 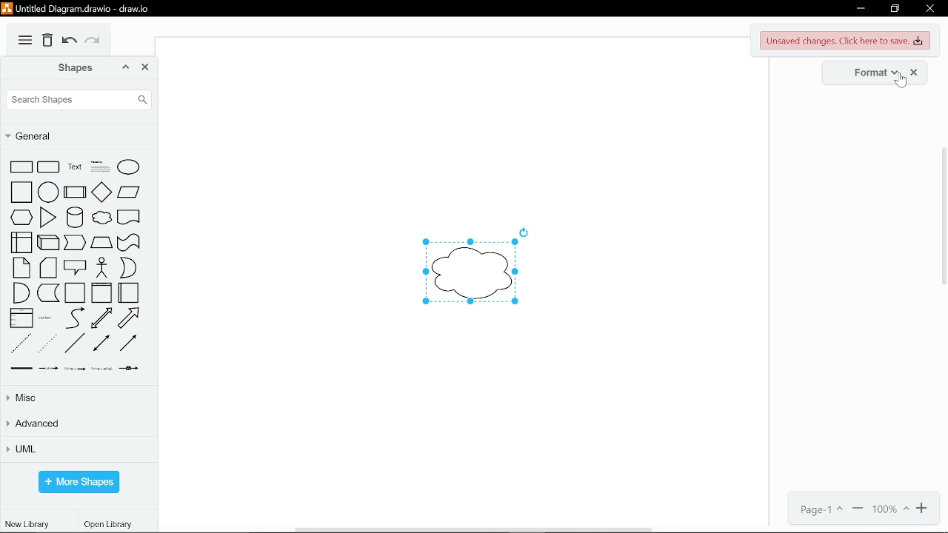 What do you see at coordinates (102, 193) in the screenshot?
I see `diamond` at bounding box center [102, 193].